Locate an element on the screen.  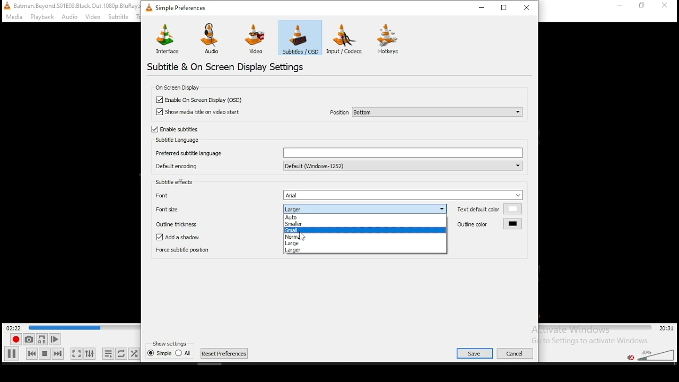
take a snapshot is located at coordinates (28, 340).